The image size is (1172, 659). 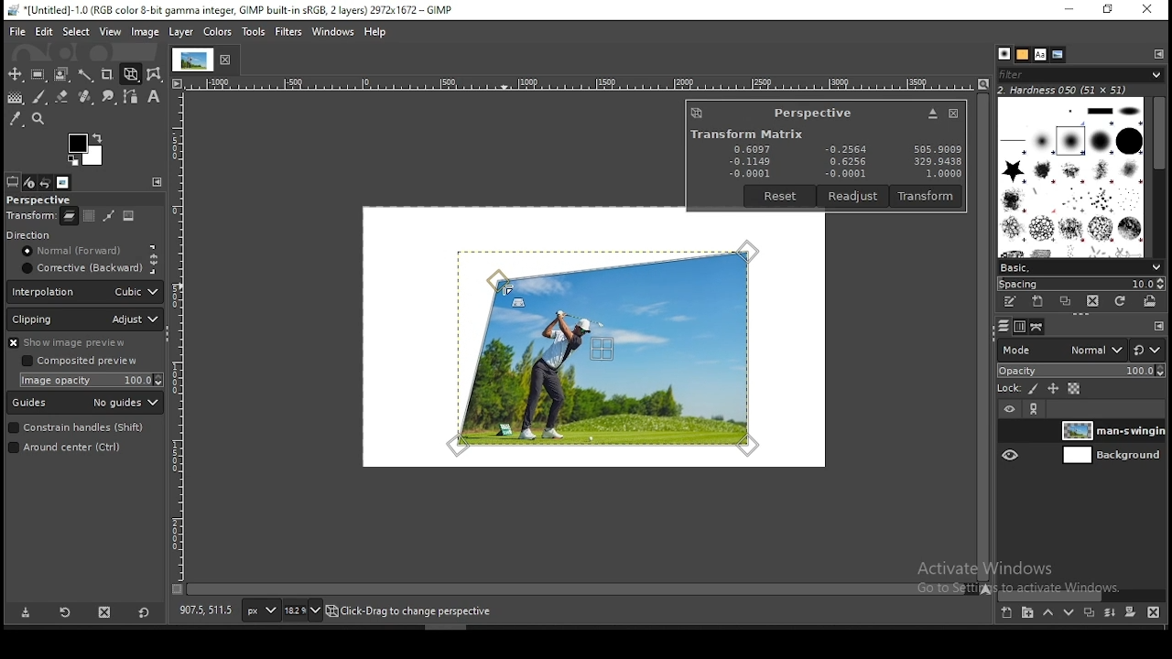 I want to click on readjust, so click(x=854, y=196).